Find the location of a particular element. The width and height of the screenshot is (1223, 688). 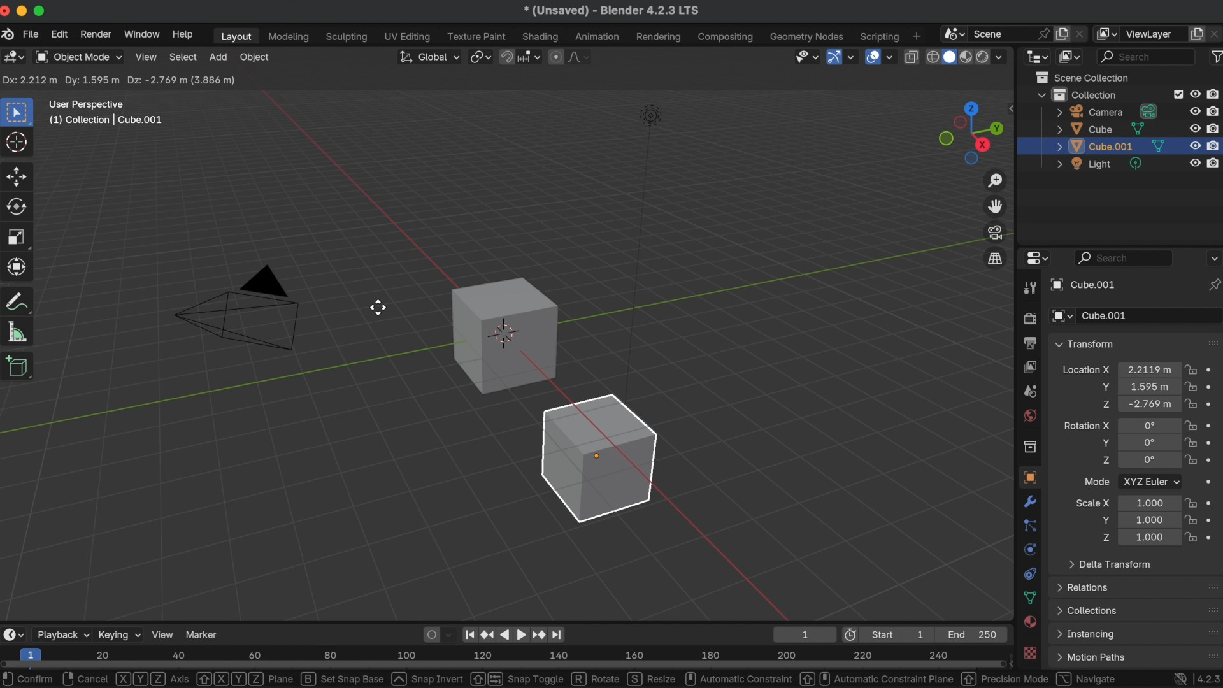

checkbox is located at coordinates (1176, 94).